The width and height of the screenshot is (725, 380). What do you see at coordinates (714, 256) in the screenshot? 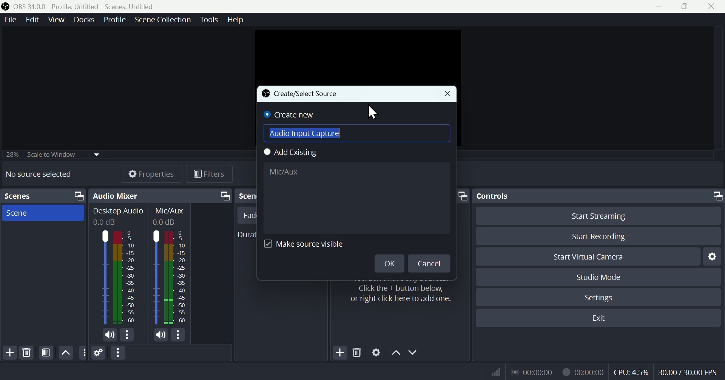
I see `Settings` at bounding box center [714, 256].